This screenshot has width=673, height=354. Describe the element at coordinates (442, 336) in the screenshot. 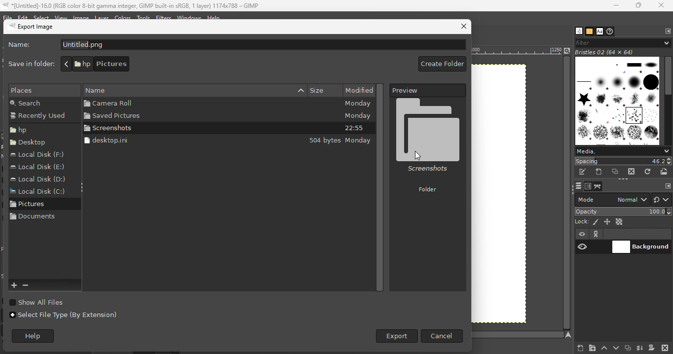

I see `Cancel` at that location.